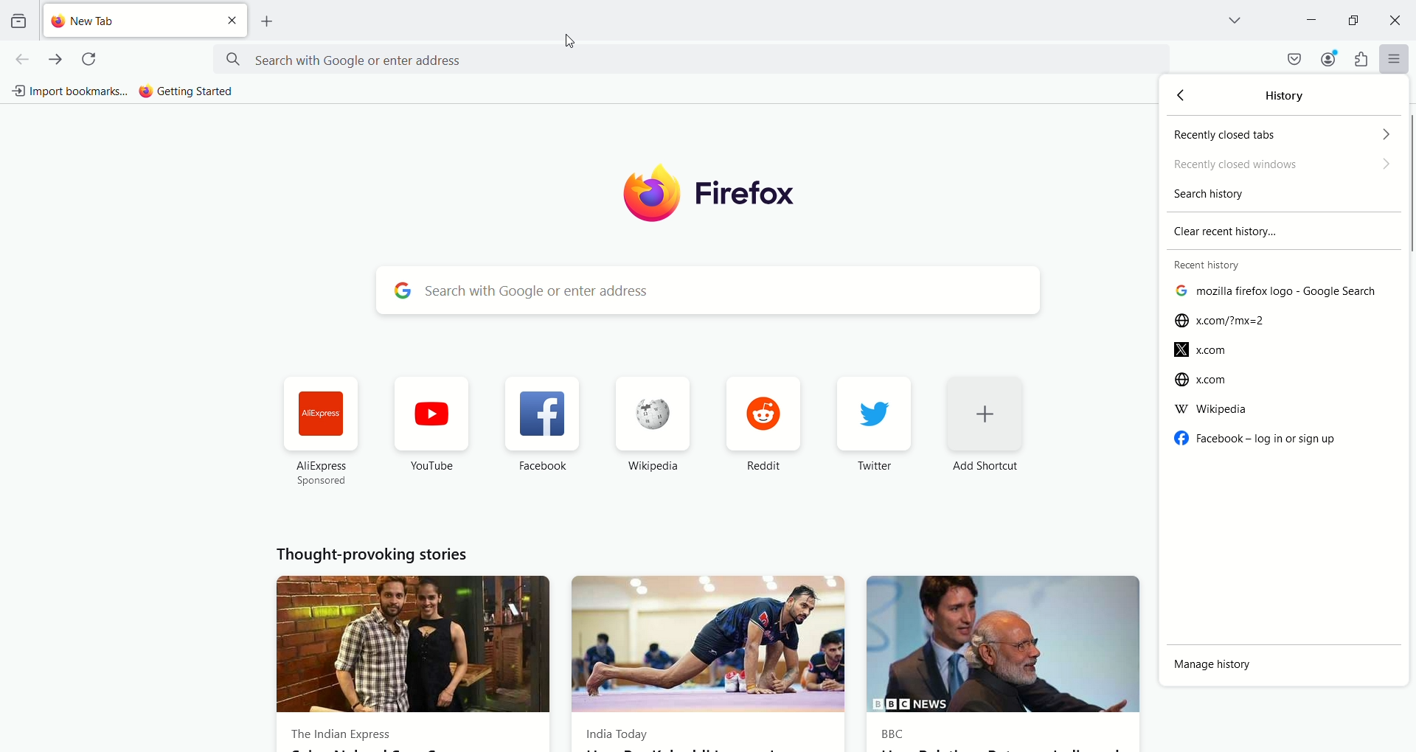 This screenshot has width=1416, height=752. Describe the element at coordinates (1285, 167) in the screenshot. I see `recently closed windows` at that location.